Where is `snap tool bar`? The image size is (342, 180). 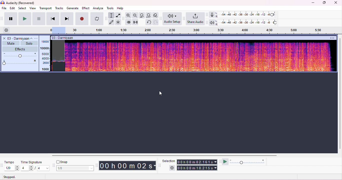 snap tool bar is located at coordinates (54, 165).